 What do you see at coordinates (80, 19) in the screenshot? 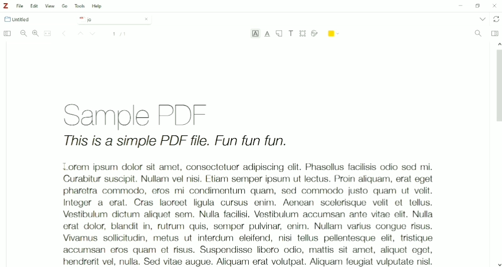
I see `pdf logo` at bounding box center [80, 19].